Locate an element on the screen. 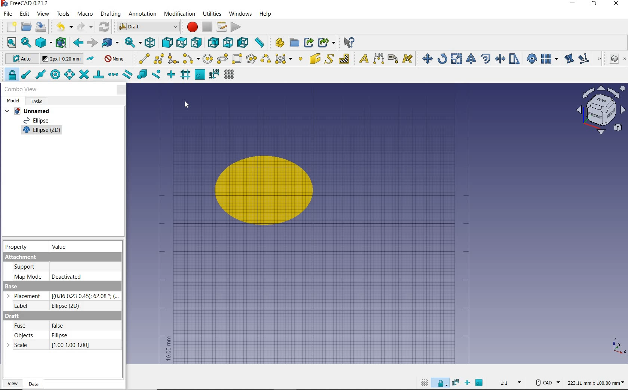  create part is located at coordinates (278, 42).